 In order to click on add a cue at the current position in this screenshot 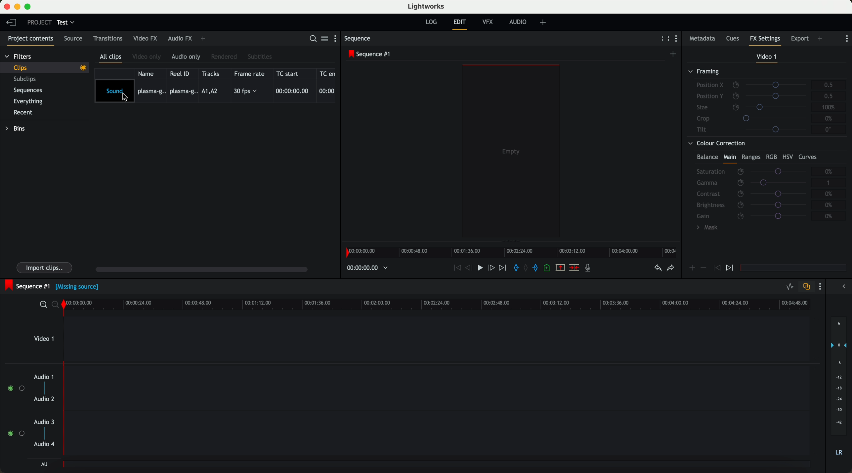, I will do `click(549, 269)`.